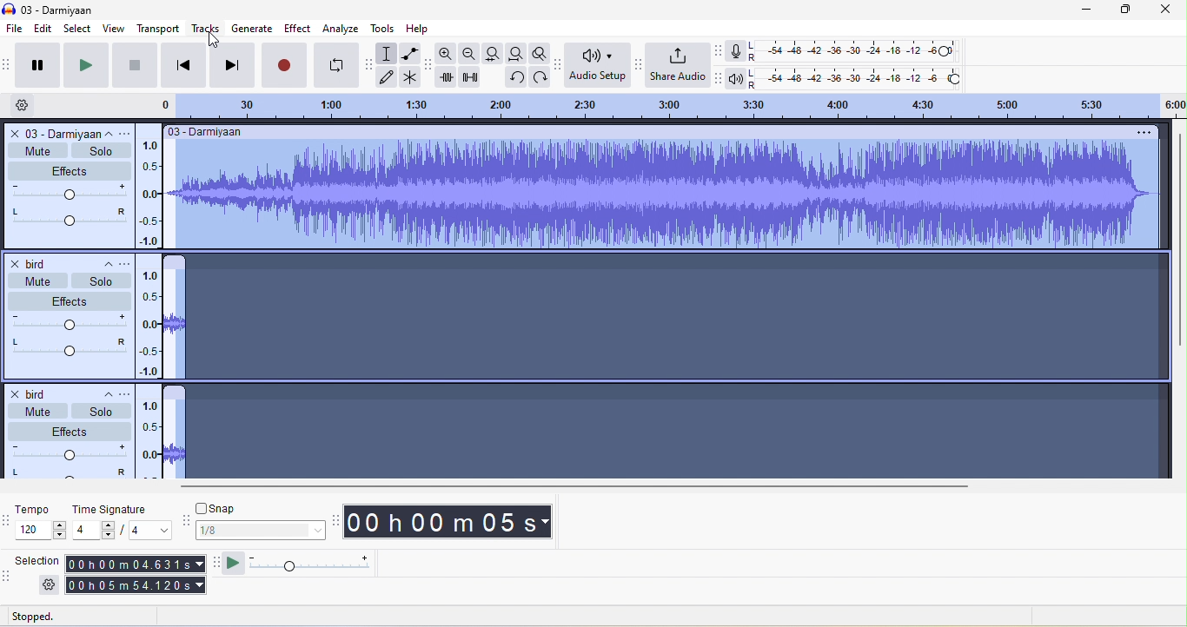 The height and width of the screenshot is (627, 1187). I want to click on play at speed, so click(315, 564).